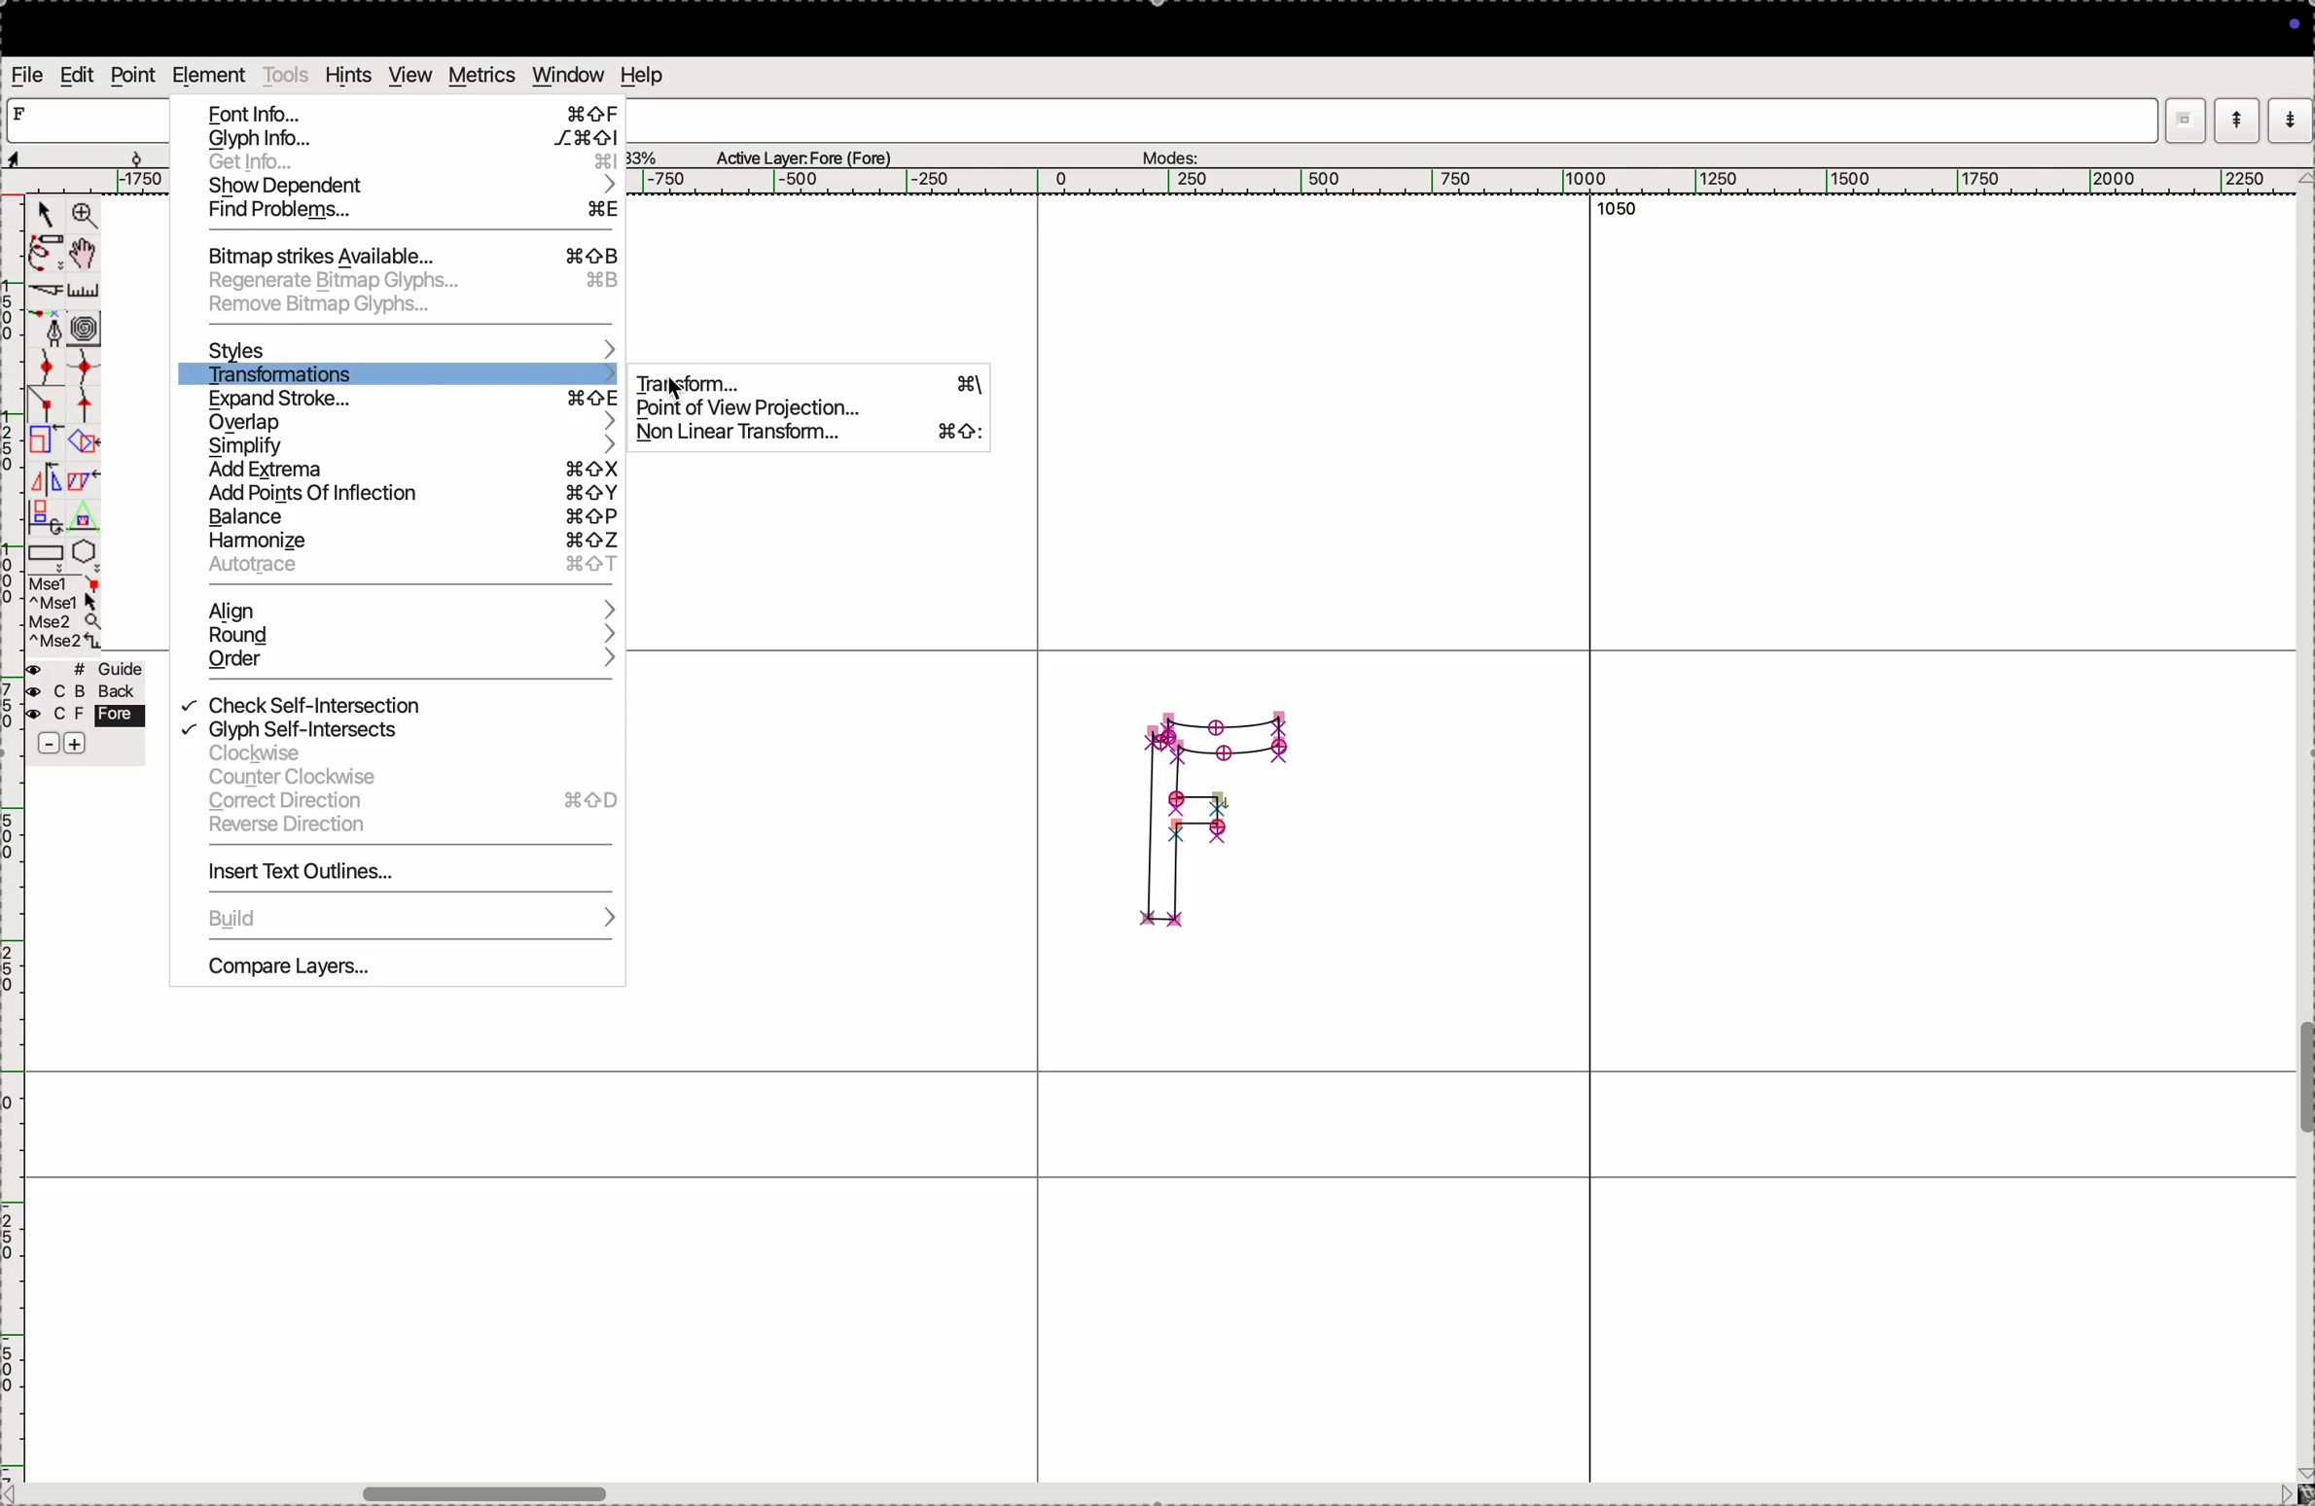  What do you see at coordinates (41, 518) in the screenshot?
I see `duplicate` at bounding box center [41, 518].